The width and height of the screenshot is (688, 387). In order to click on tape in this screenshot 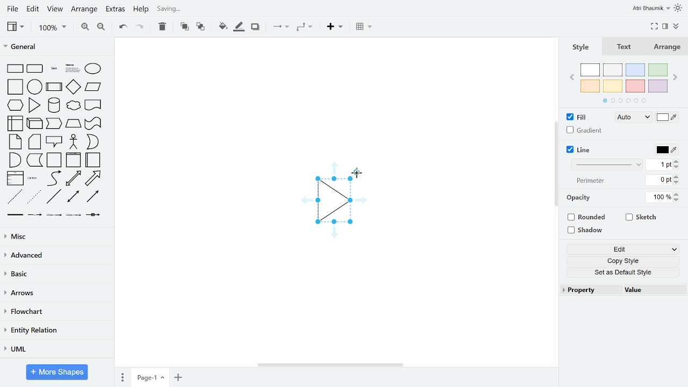, I will do `click(92, 125)`.